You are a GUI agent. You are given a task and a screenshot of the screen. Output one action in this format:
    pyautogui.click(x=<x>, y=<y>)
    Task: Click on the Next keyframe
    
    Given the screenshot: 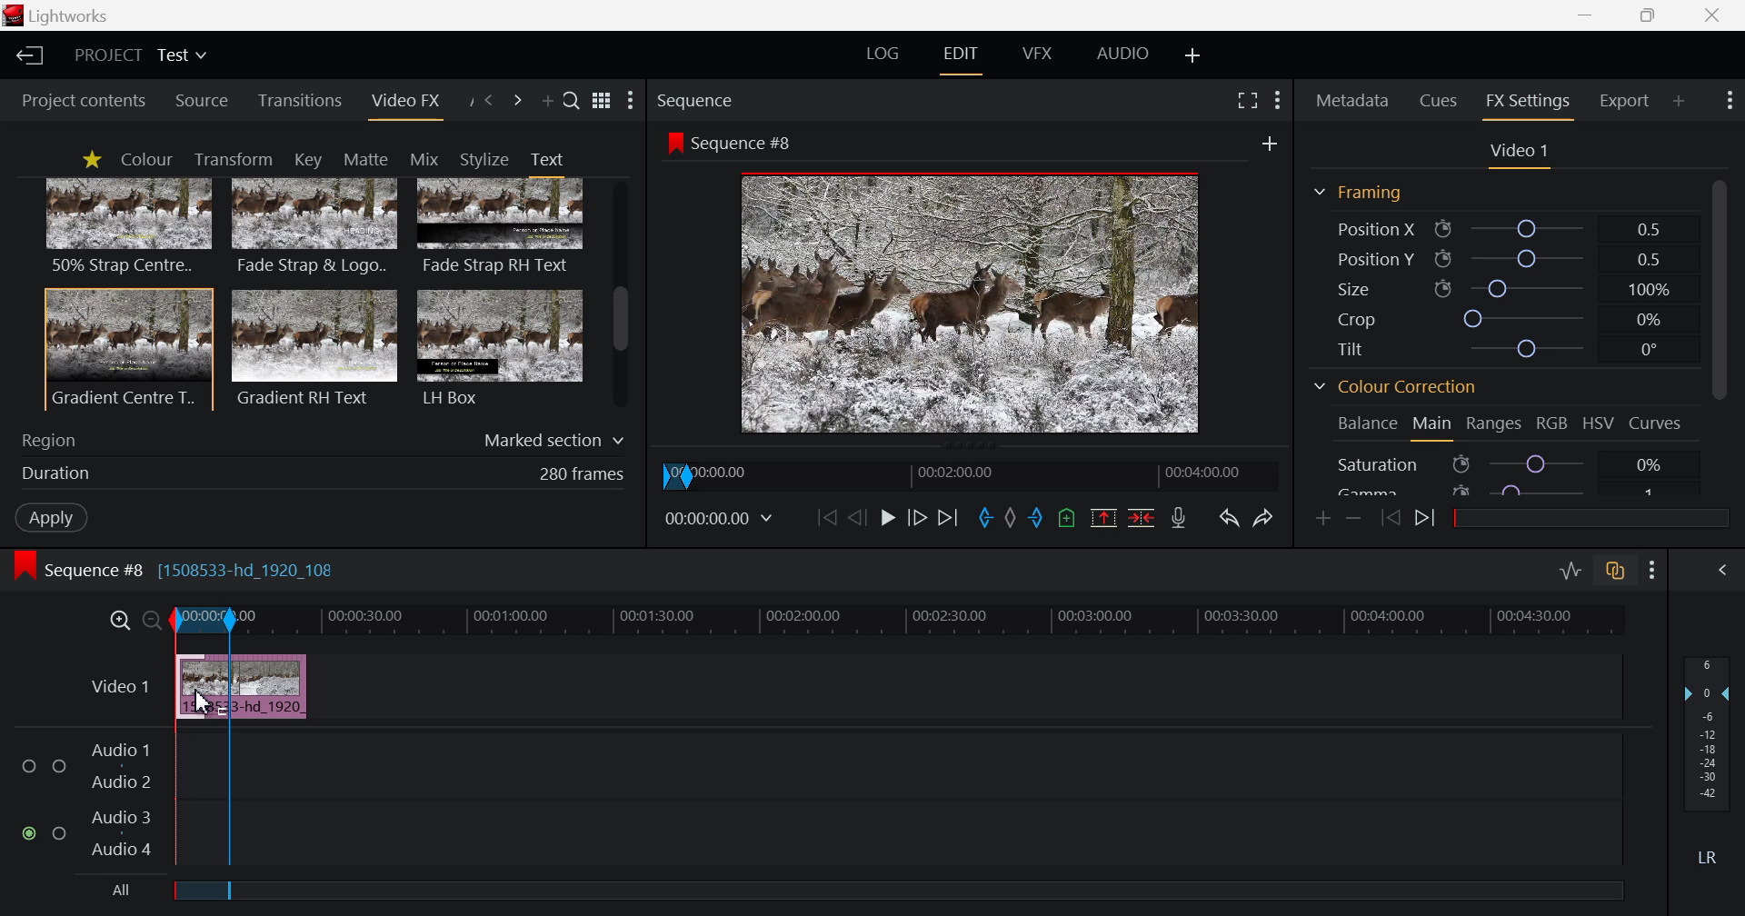 What is the action you would take?
    pyautogui.click(x=1428, y=519)
    